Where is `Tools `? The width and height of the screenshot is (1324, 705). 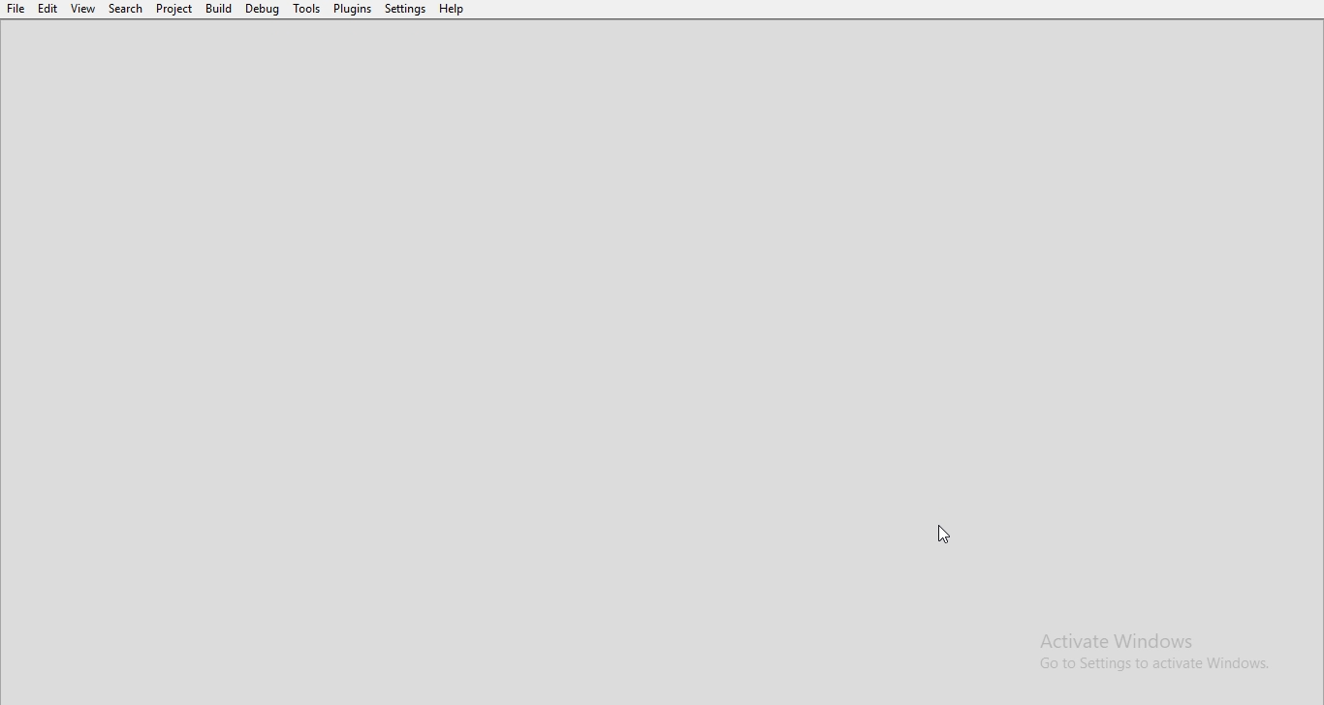 Tools  is located at coordinates (306, 9).